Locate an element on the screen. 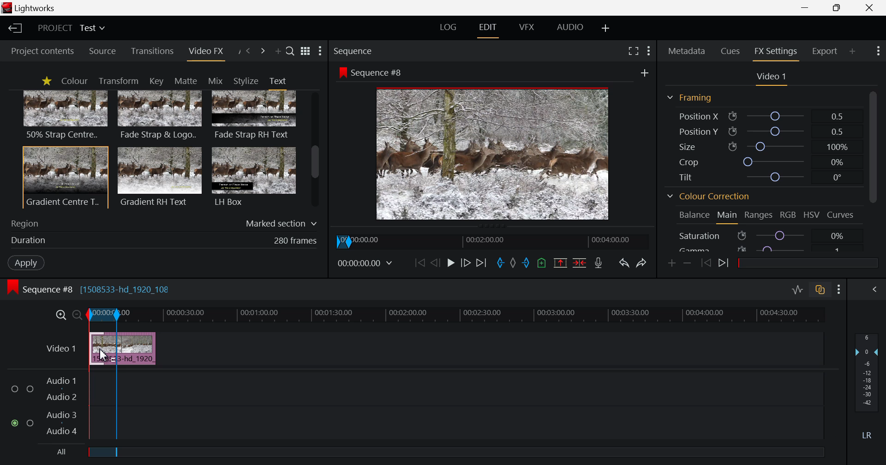 The height and width of the screenshot is (465, 886). Sequence #8 is located at coordinates (374, 72).